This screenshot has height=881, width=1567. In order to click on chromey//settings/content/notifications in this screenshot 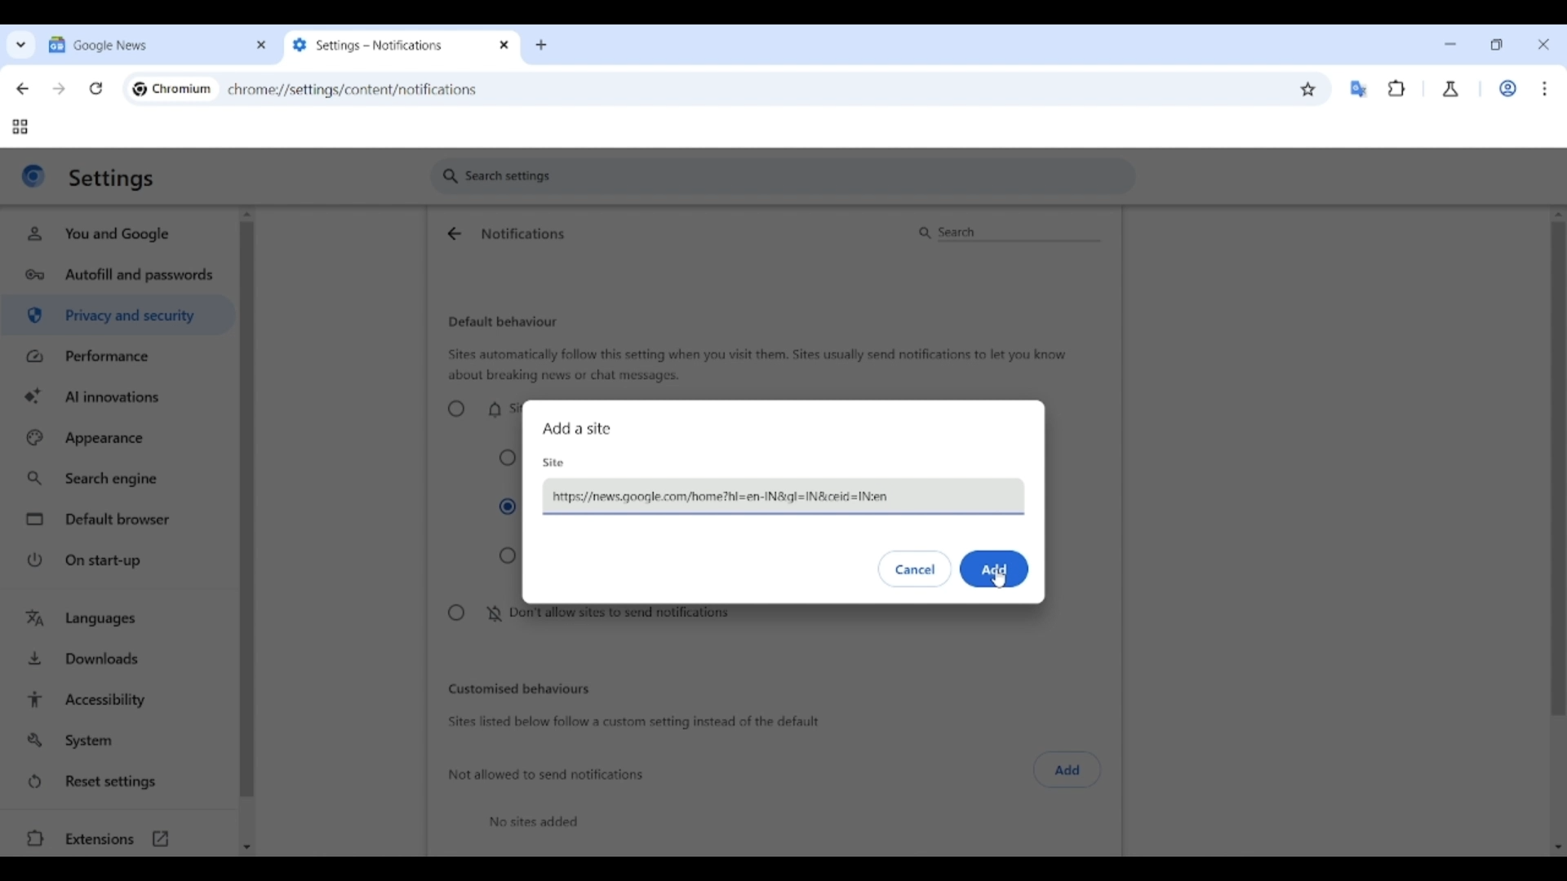, I will do `click(353, 88)`.